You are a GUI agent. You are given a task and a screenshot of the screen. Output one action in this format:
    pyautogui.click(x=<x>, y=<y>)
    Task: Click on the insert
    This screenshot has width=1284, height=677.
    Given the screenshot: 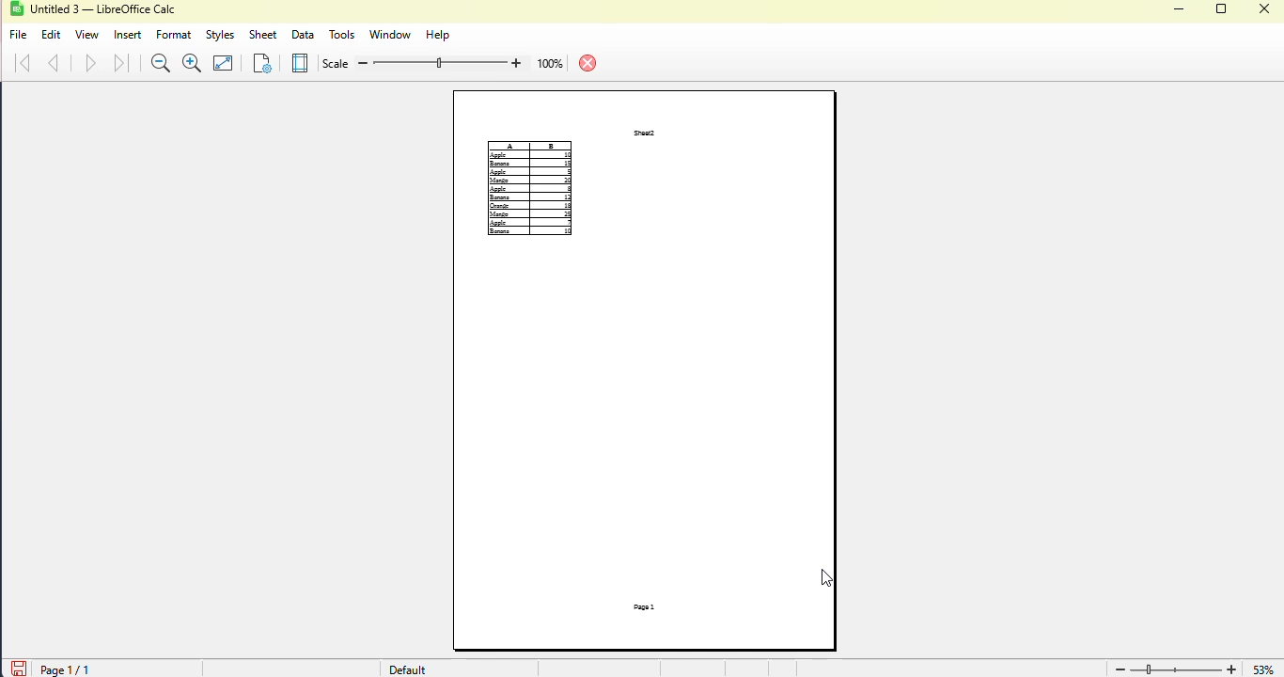 What is the action you would take?
    pyautogui.click(x=128, y=36)
    